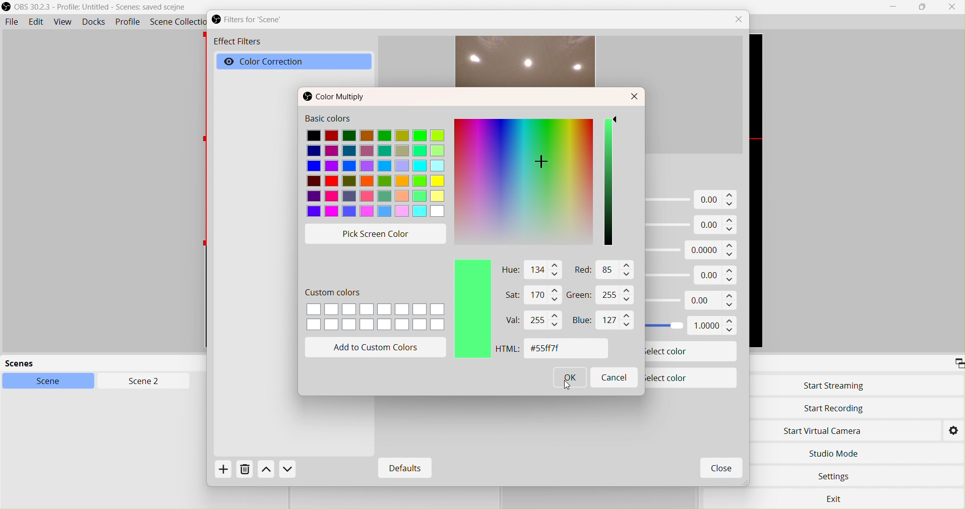  What do you see at coordinates (256, 20) in the screenshot?
I see `Filters` at bounding box center [256, 20].